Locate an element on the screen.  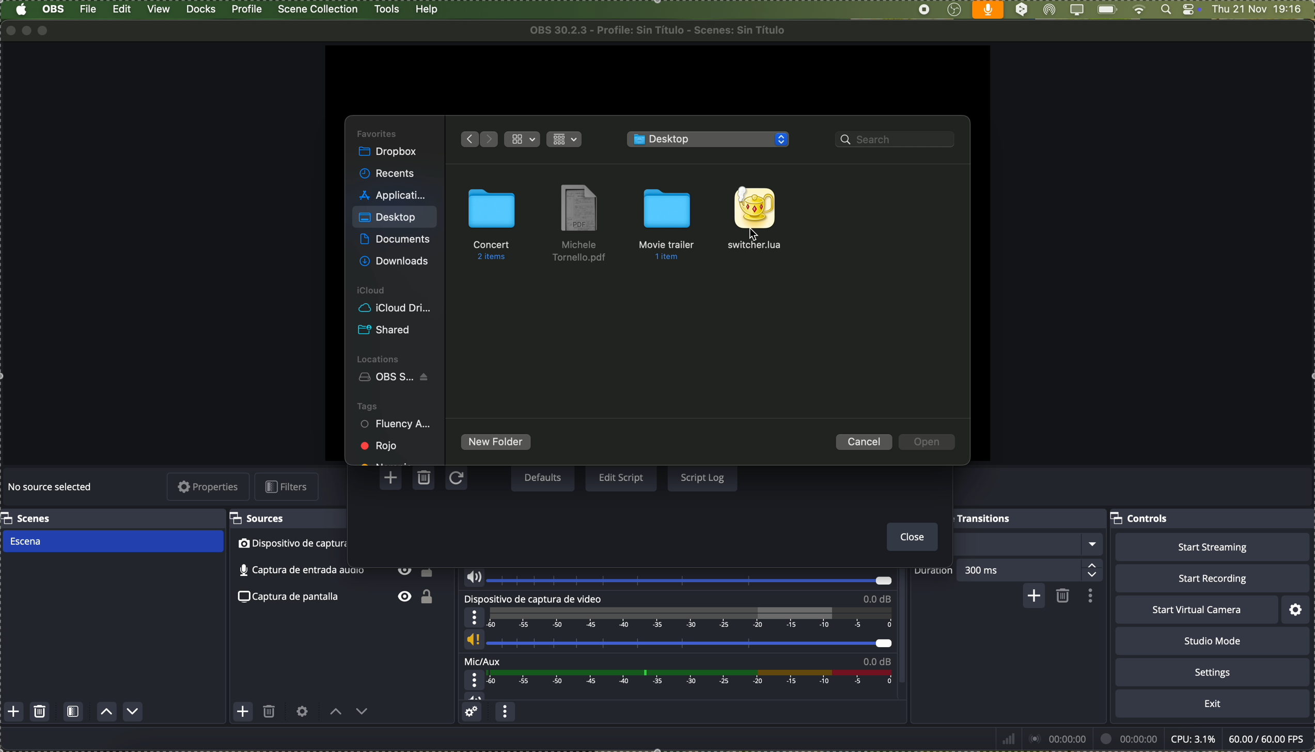
navigate arrows is located at coordinates (477, 138).